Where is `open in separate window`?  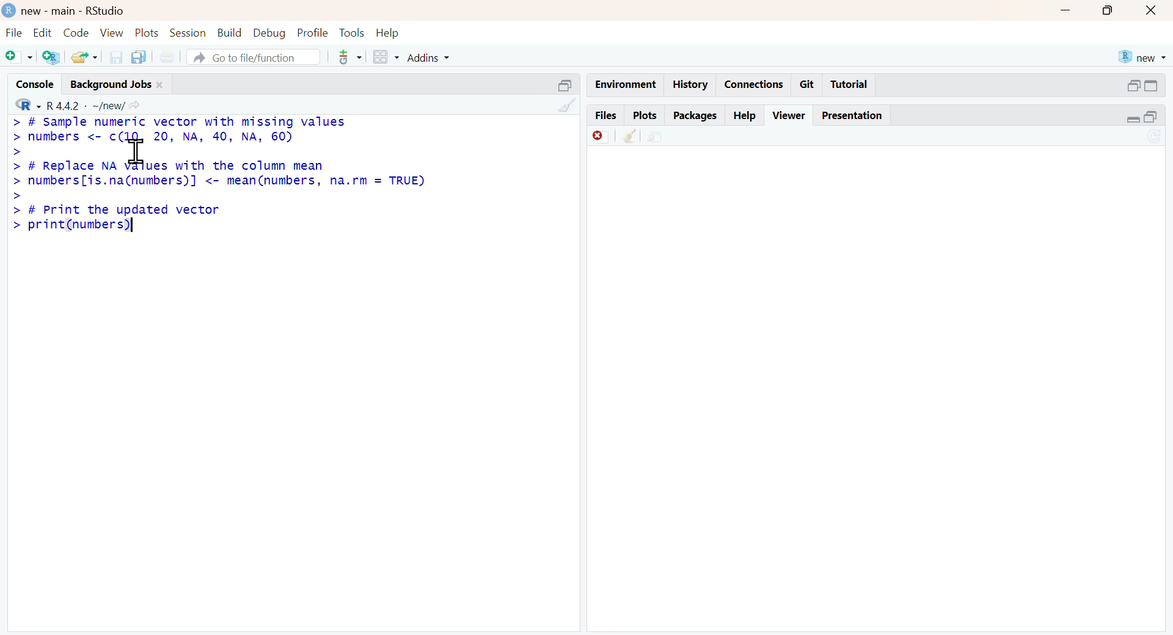
open in separate window is located at coordinates (1135, 85).